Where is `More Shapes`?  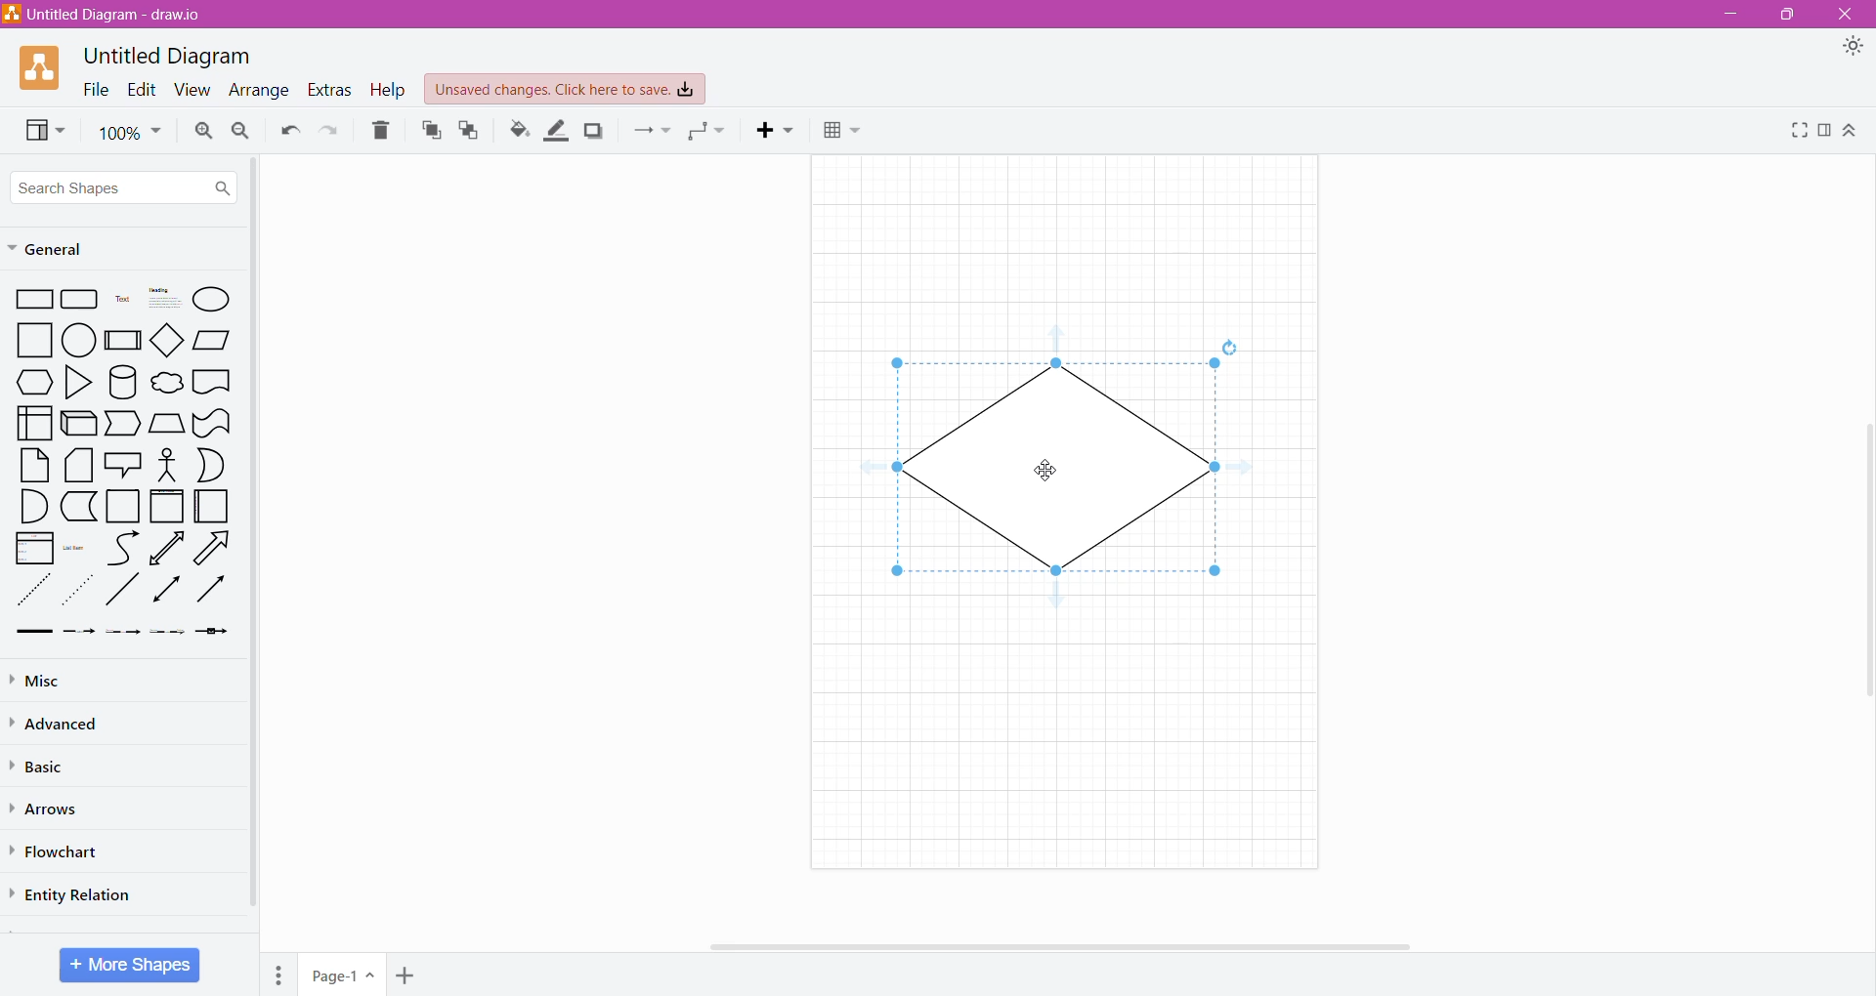 More Shapes is located at coordinates (130, 965).